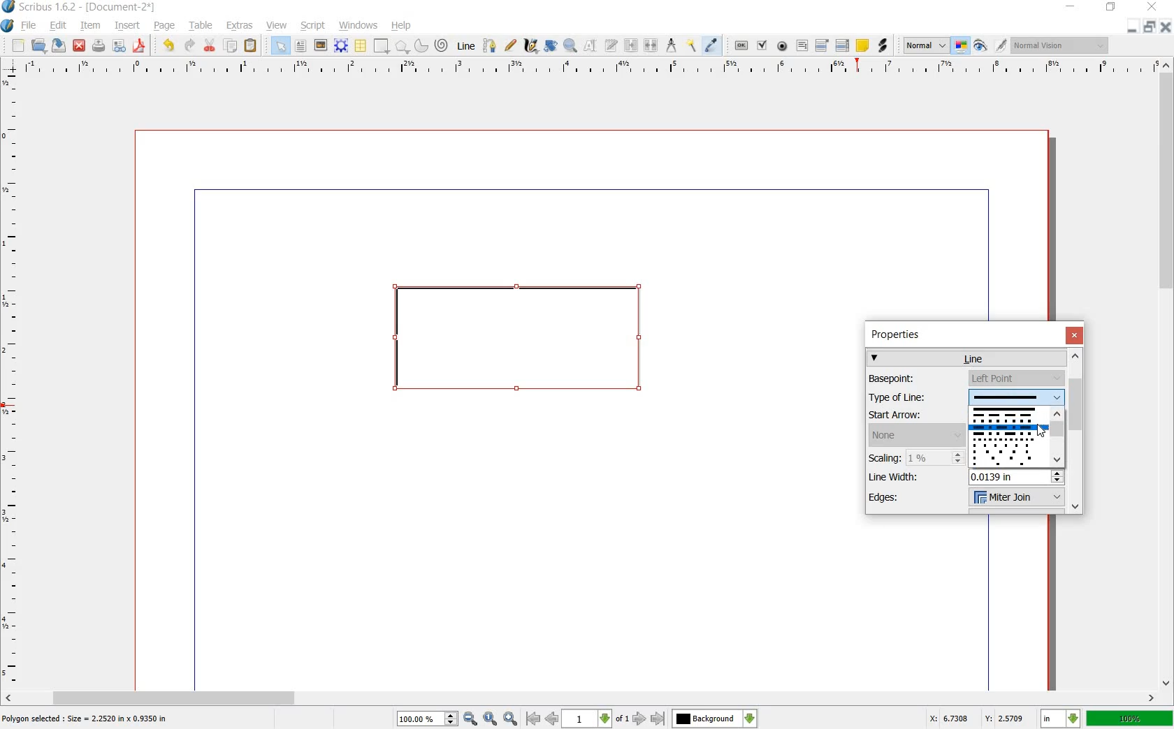  I want to click on select current page, so click(595, 719).